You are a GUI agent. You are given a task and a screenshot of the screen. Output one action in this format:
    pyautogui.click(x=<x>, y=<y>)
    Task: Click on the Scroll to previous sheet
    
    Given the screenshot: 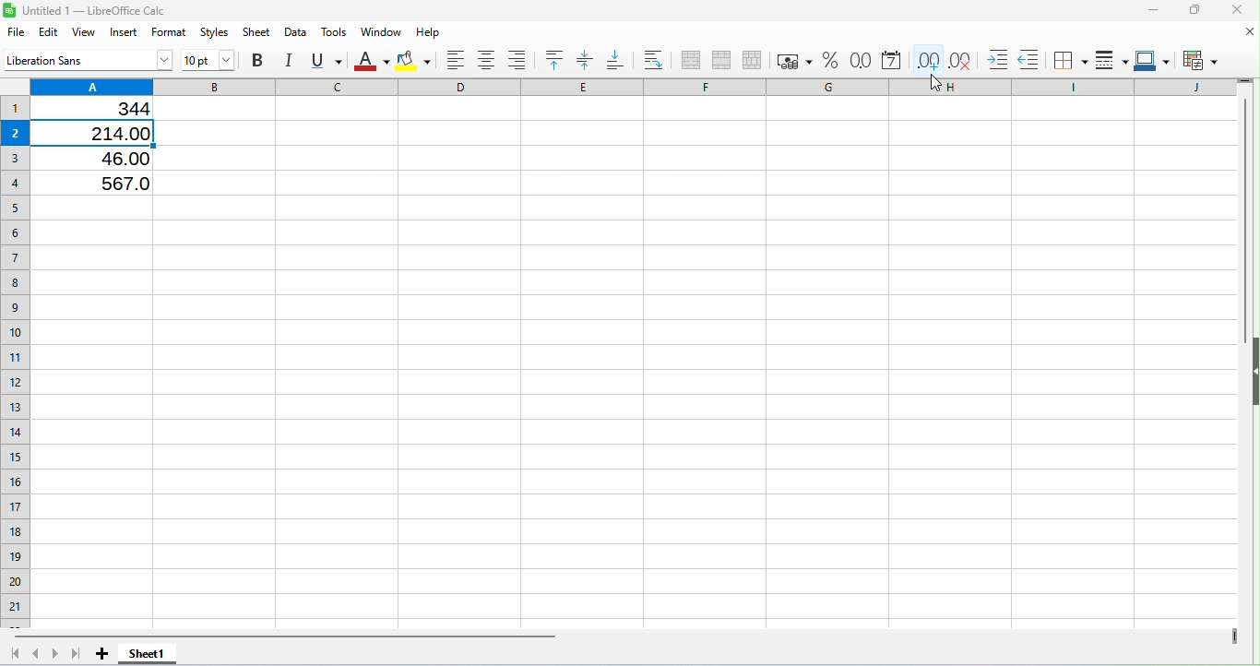 What is the action you would take?
    pyautogui.click(x=37, y=655)
    